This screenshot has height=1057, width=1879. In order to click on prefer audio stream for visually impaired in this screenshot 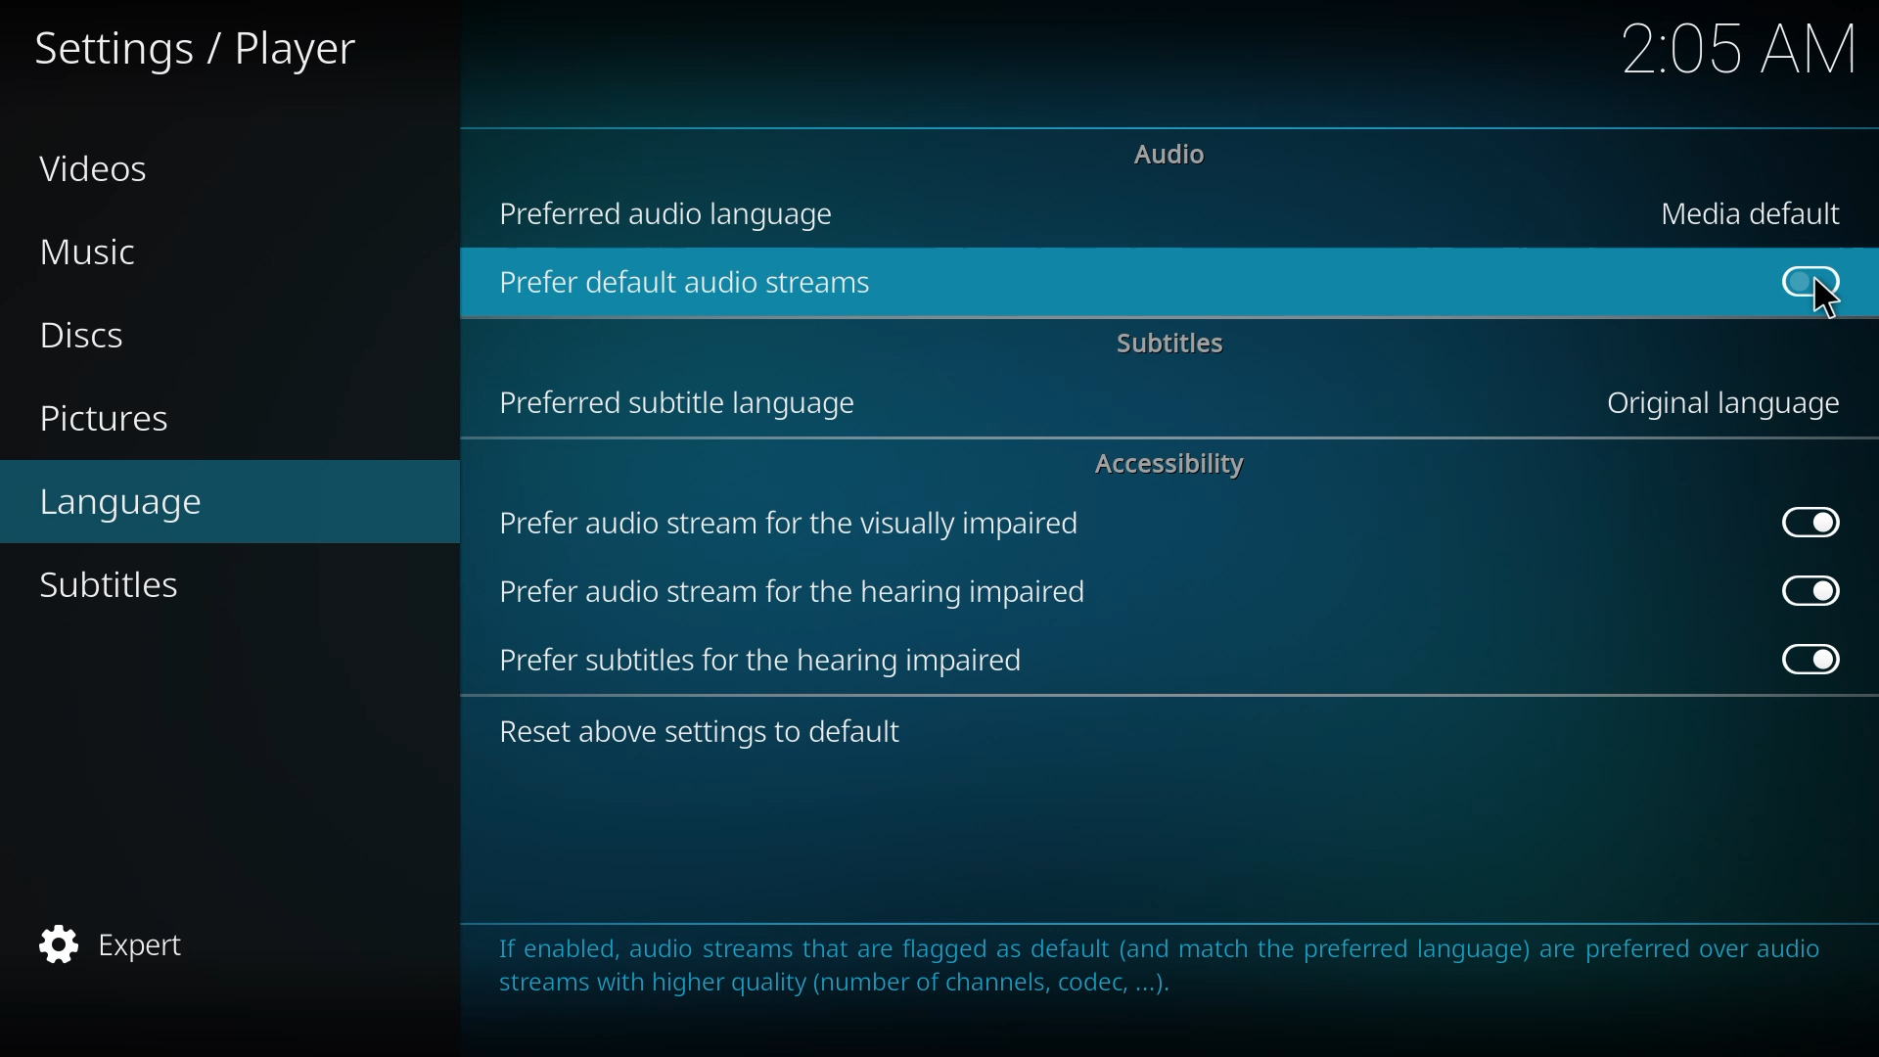, I will do `click(790, 525)`.